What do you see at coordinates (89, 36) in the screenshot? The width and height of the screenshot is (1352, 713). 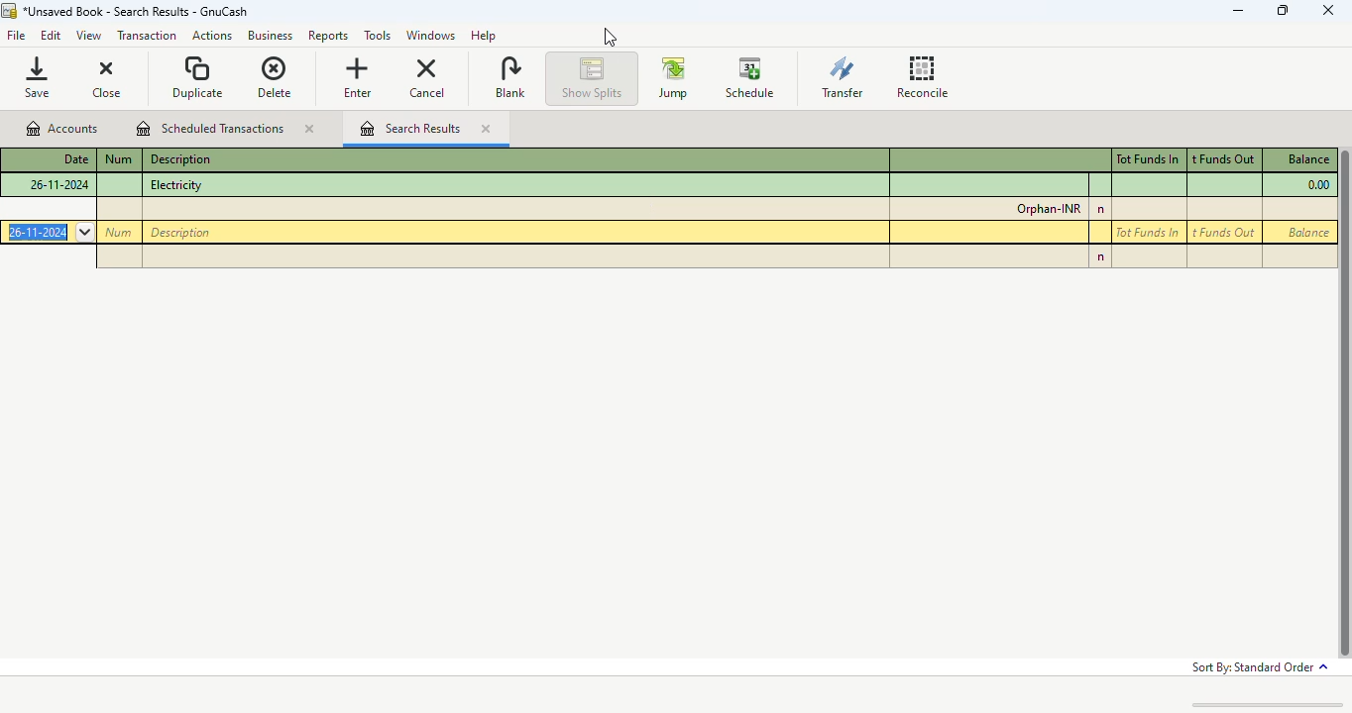 I see `view` at bounding box center [89, 36].